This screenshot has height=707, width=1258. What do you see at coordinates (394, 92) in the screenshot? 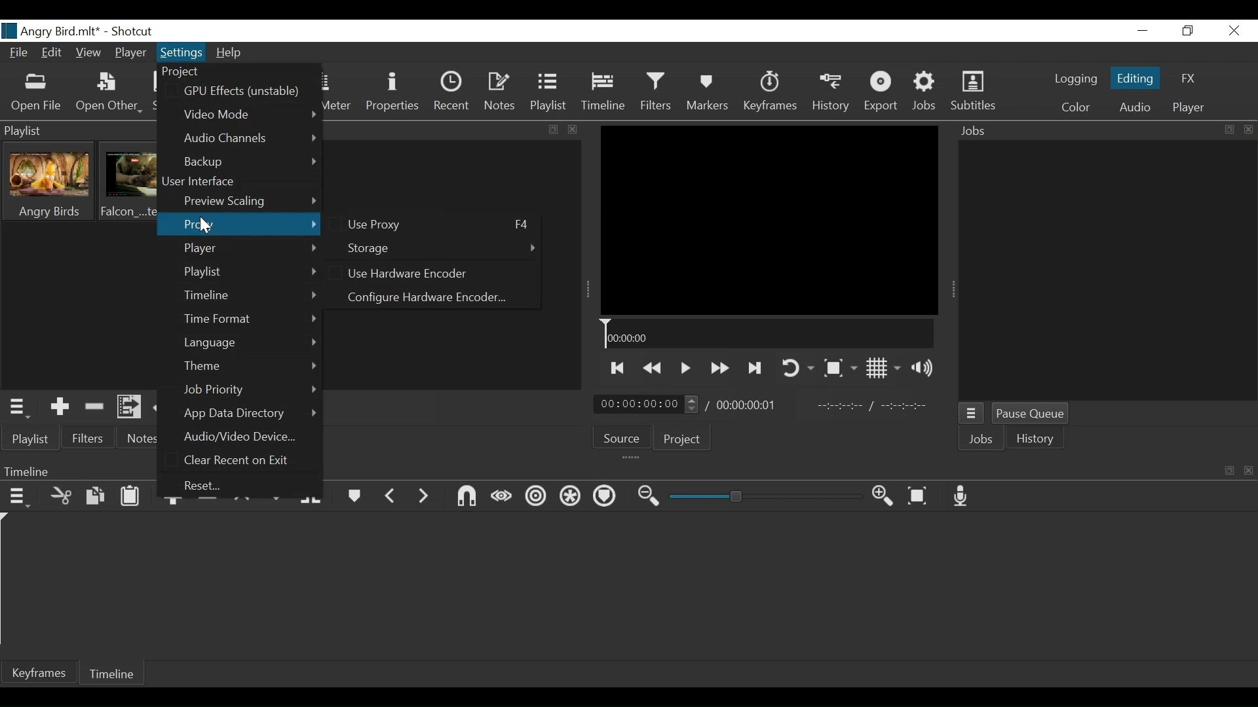
I see `Properties` at bounding box center [394, 92].